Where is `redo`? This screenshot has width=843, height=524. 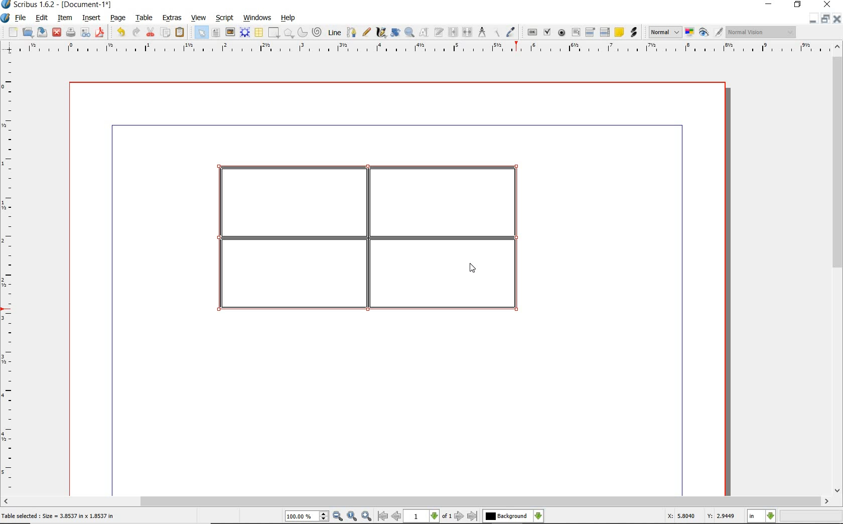
redo is located at coordinates (135, 32).